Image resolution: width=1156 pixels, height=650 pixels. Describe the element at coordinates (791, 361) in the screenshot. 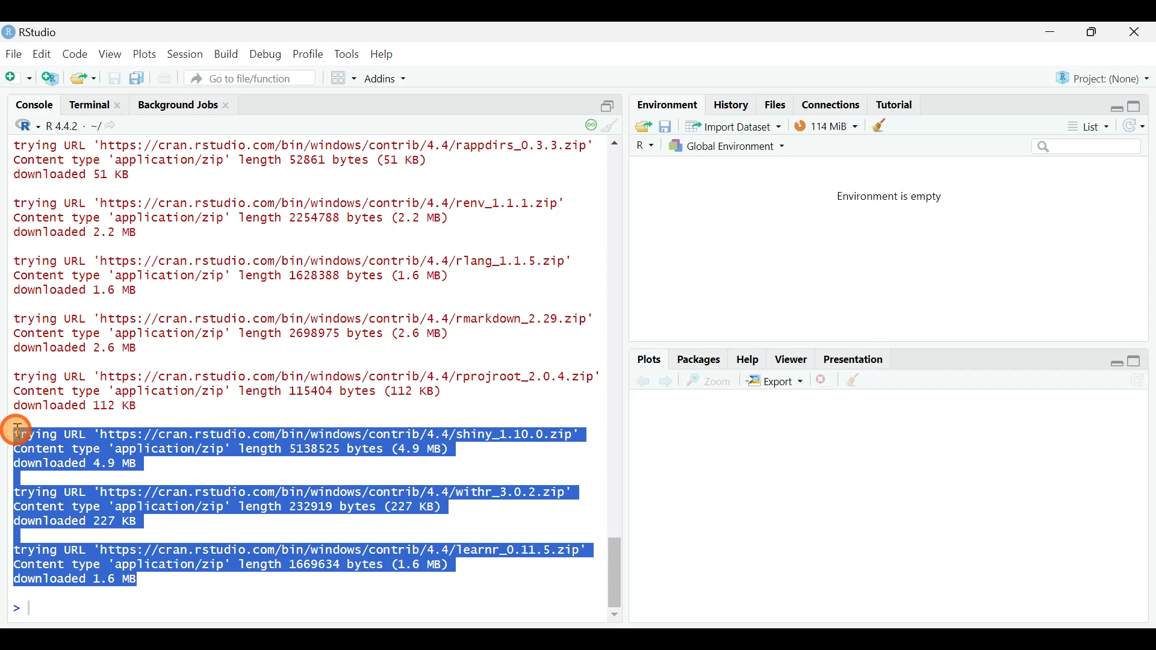

I see `Viewer` at that location.